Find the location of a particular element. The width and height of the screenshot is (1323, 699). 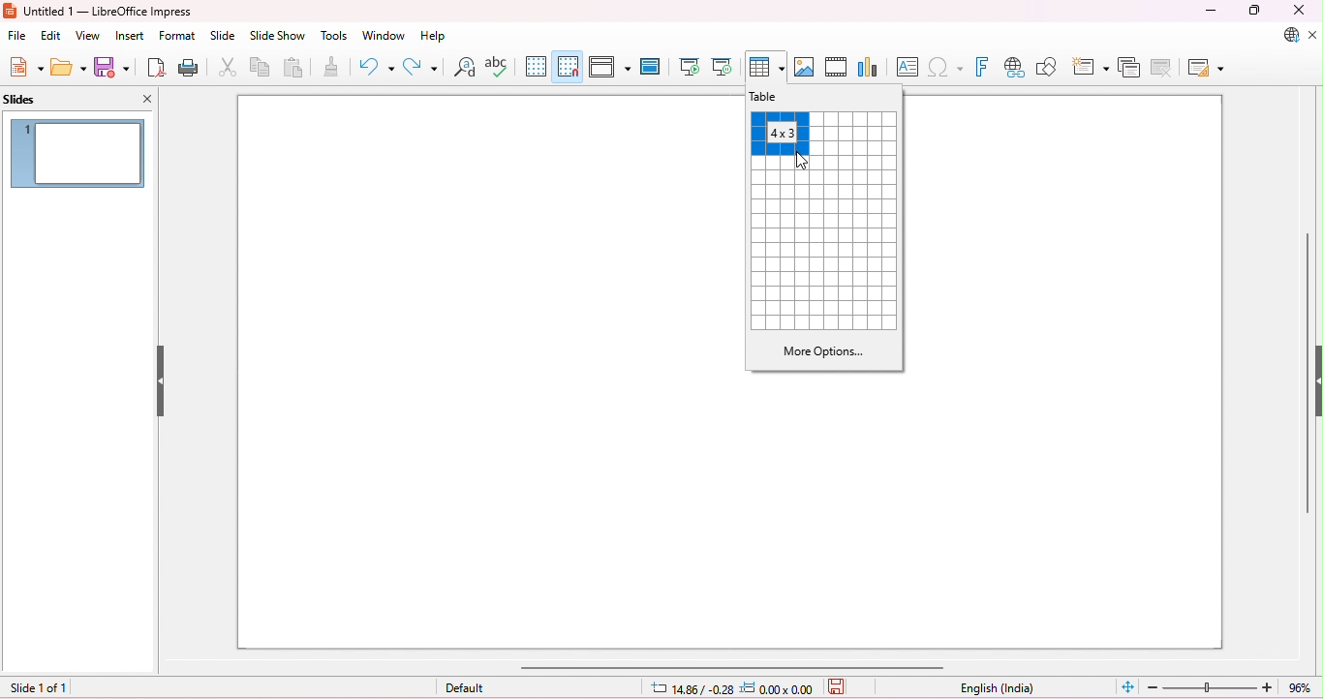

slideshow is located at coordinates (277, 36).